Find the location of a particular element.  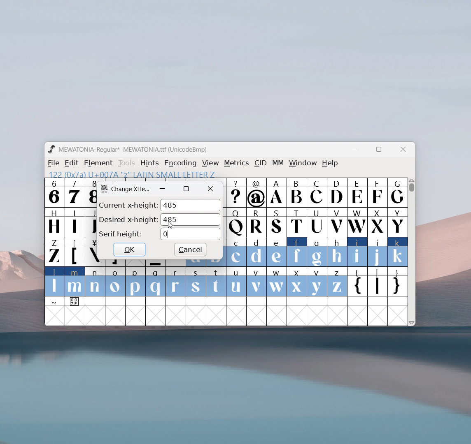

minimize is located at coordinates (163, 189).